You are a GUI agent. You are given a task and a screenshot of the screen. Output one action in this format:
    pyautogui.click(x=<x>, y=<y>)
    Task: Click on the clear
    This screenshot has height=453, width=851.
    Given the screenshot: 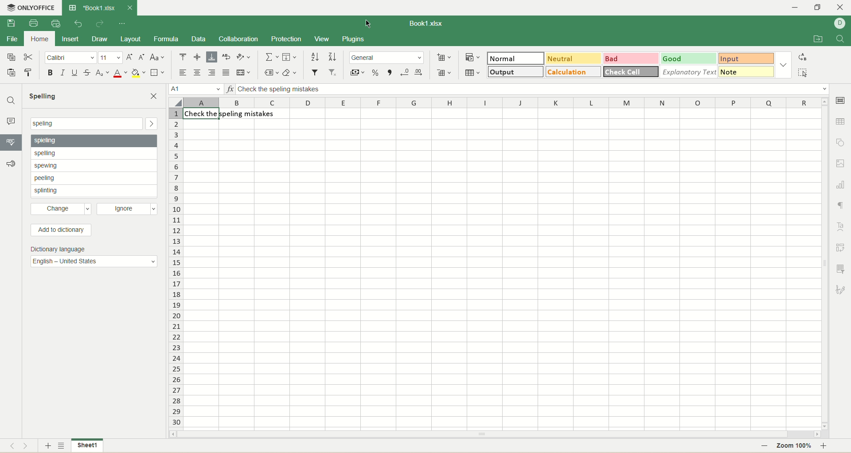 What is the action you would take?
    pyautogui.click(x=289, y=73)
    